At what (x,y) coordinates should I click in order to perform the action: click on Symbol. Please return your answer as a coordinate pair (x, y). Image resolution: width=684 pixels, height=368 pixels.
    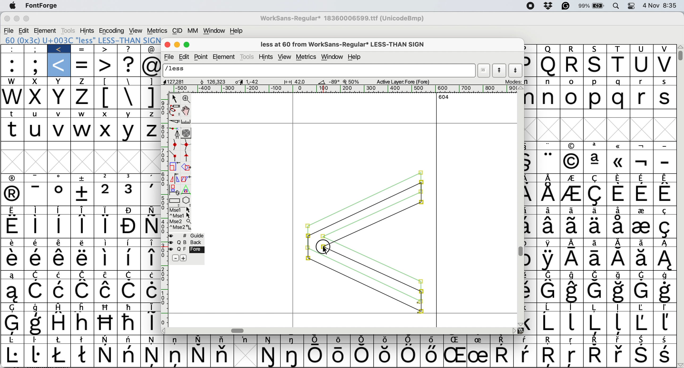
    Looking at the image, I should click on (596, 195).